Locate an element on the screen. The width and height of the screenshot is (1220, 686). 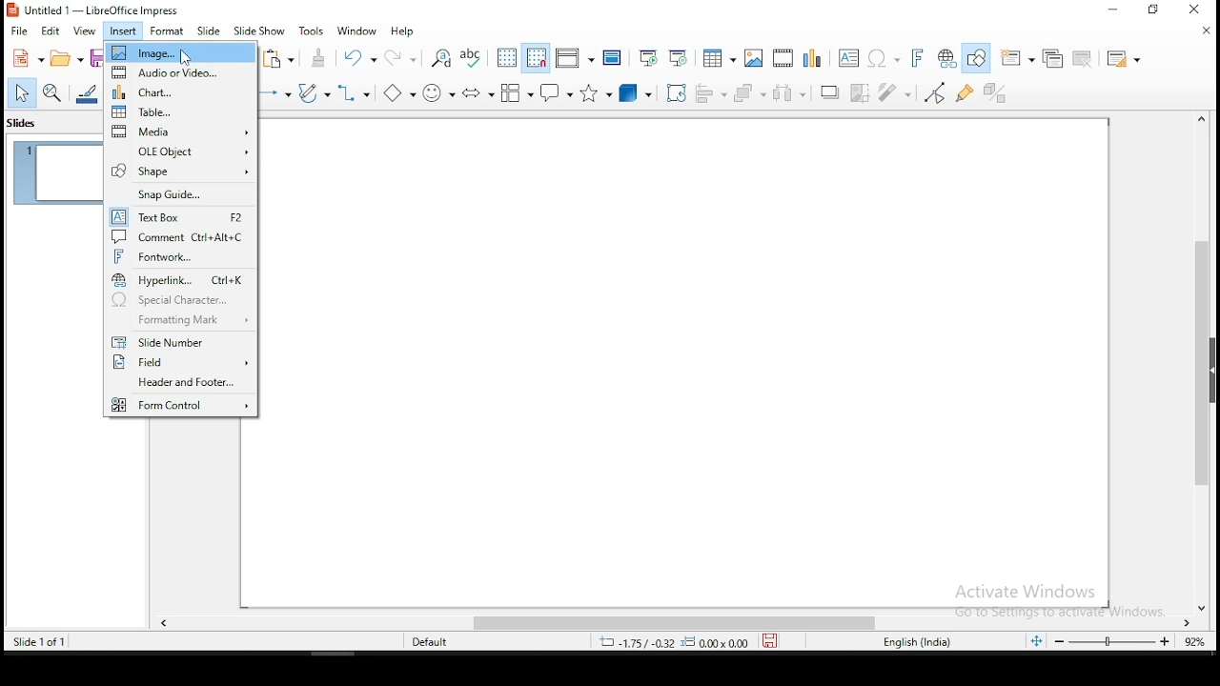
stars and banners is located at coordinates (598, 91).